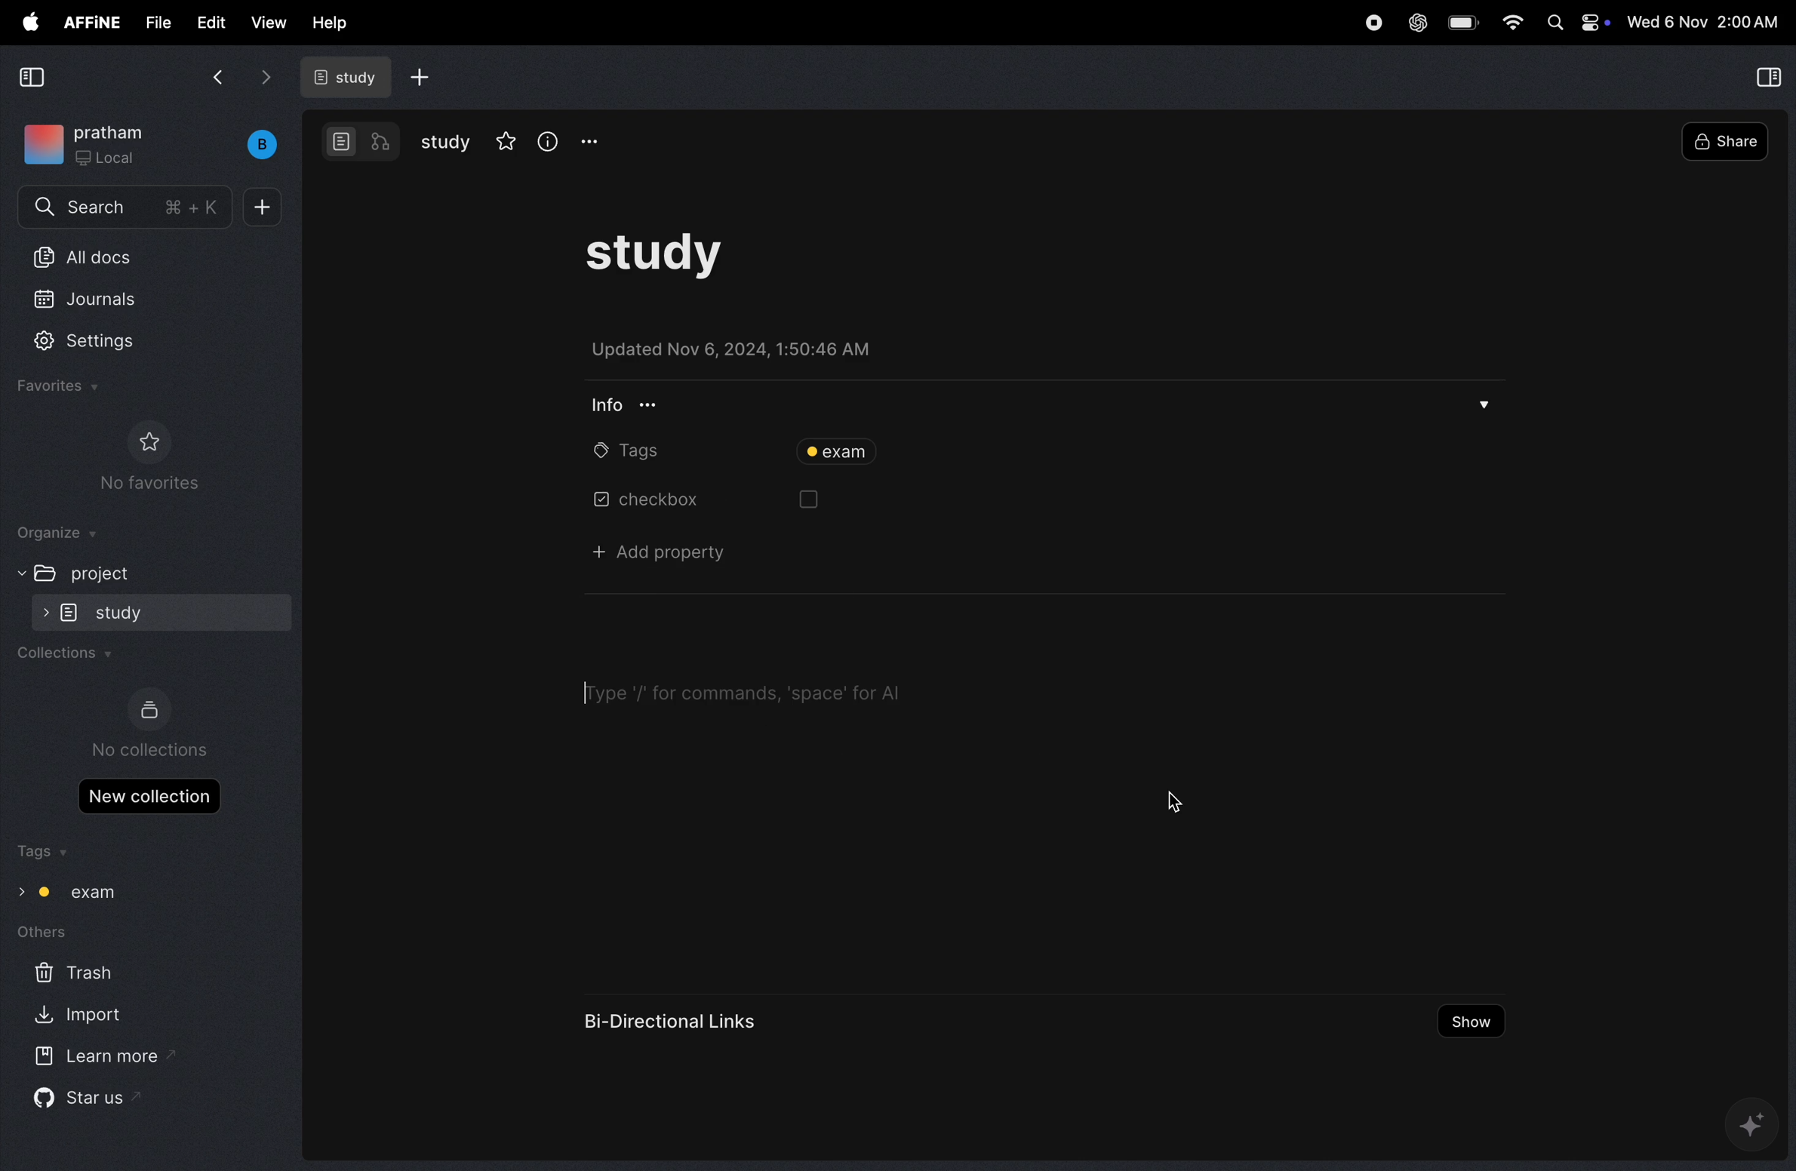  I want to click on star us, so click(98, 1105).